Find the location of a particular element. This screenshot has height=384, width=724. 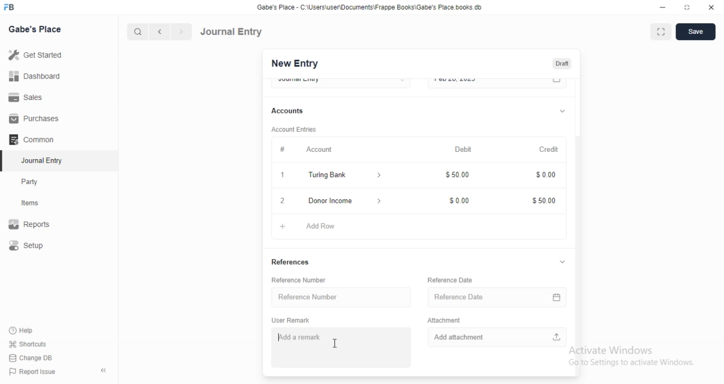

hide is located at coordinates (101, 371).